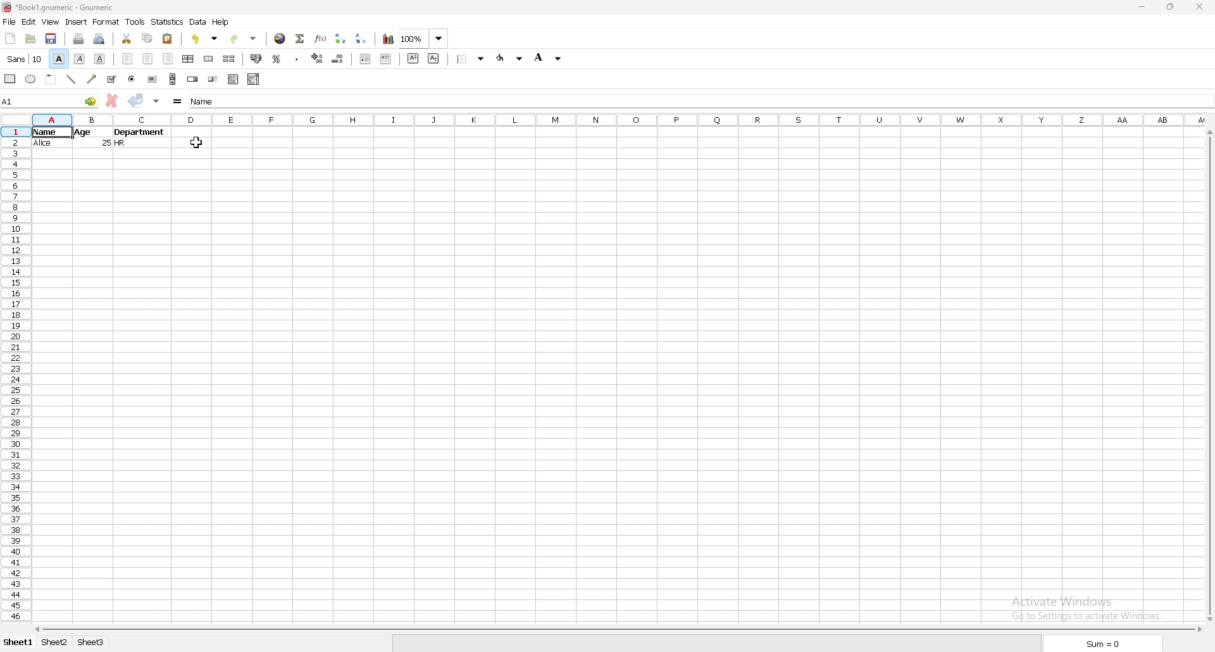 This screenshot has height=652, width=1215. I want to click on redo, so click(244, 39).